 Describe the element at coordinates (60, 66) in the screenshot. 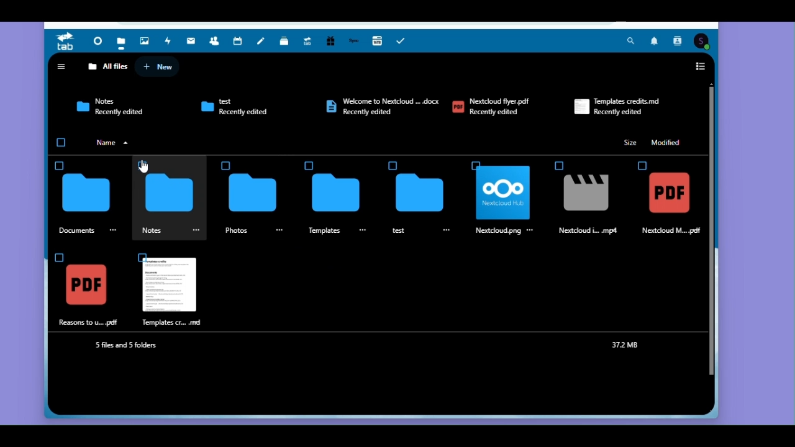

I see `Open navigation` at that location.